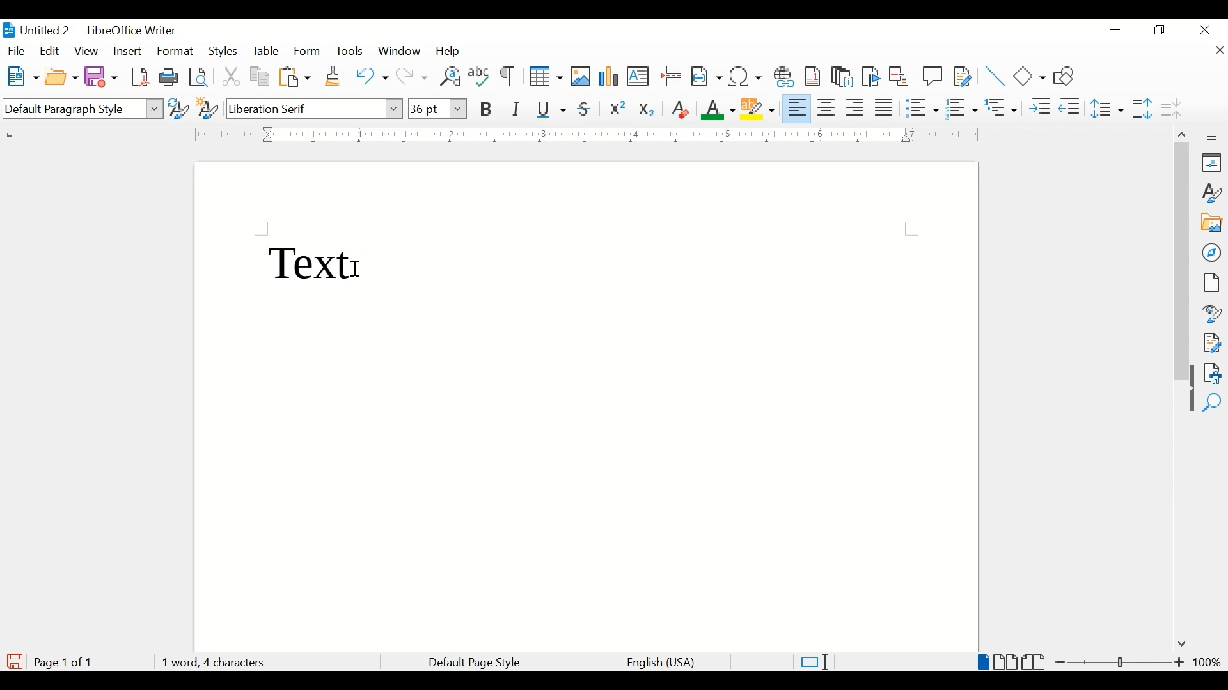  Describe the element at coordinates (213, 662) in the screenshot. I see `word count` at that location.